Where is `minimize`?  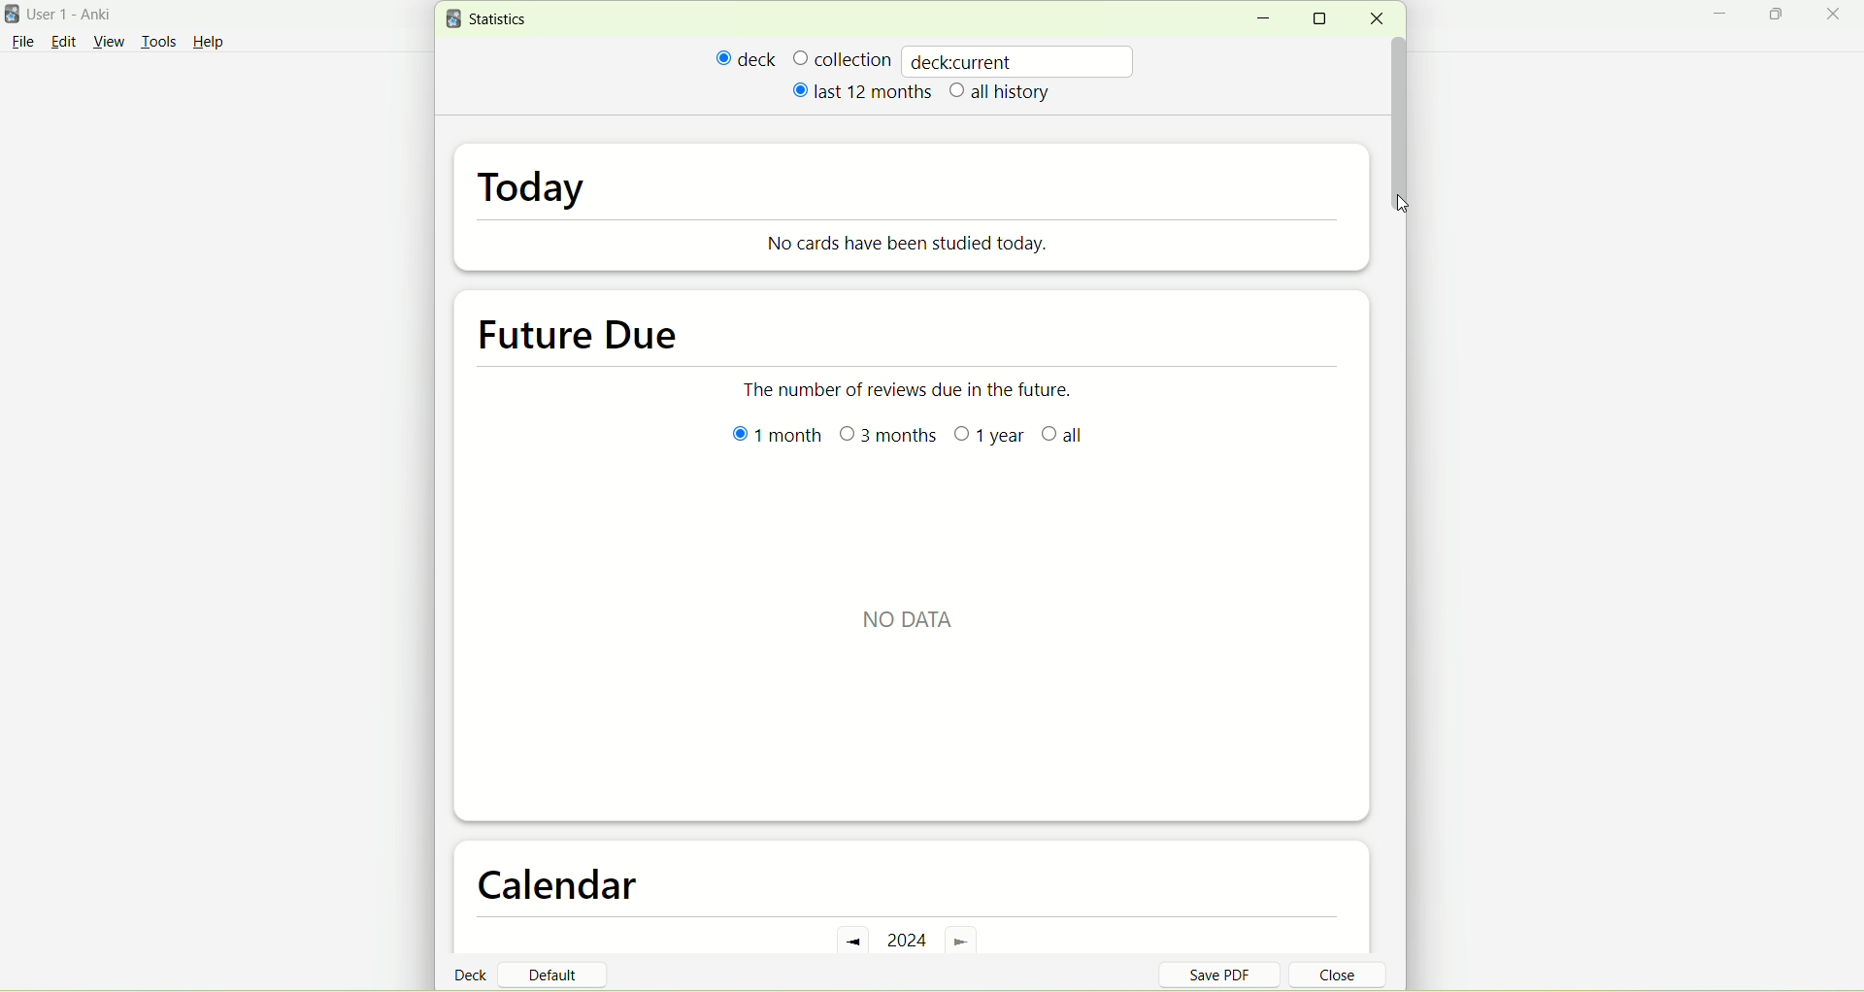
minimize is located at coordinates (1262, 19).